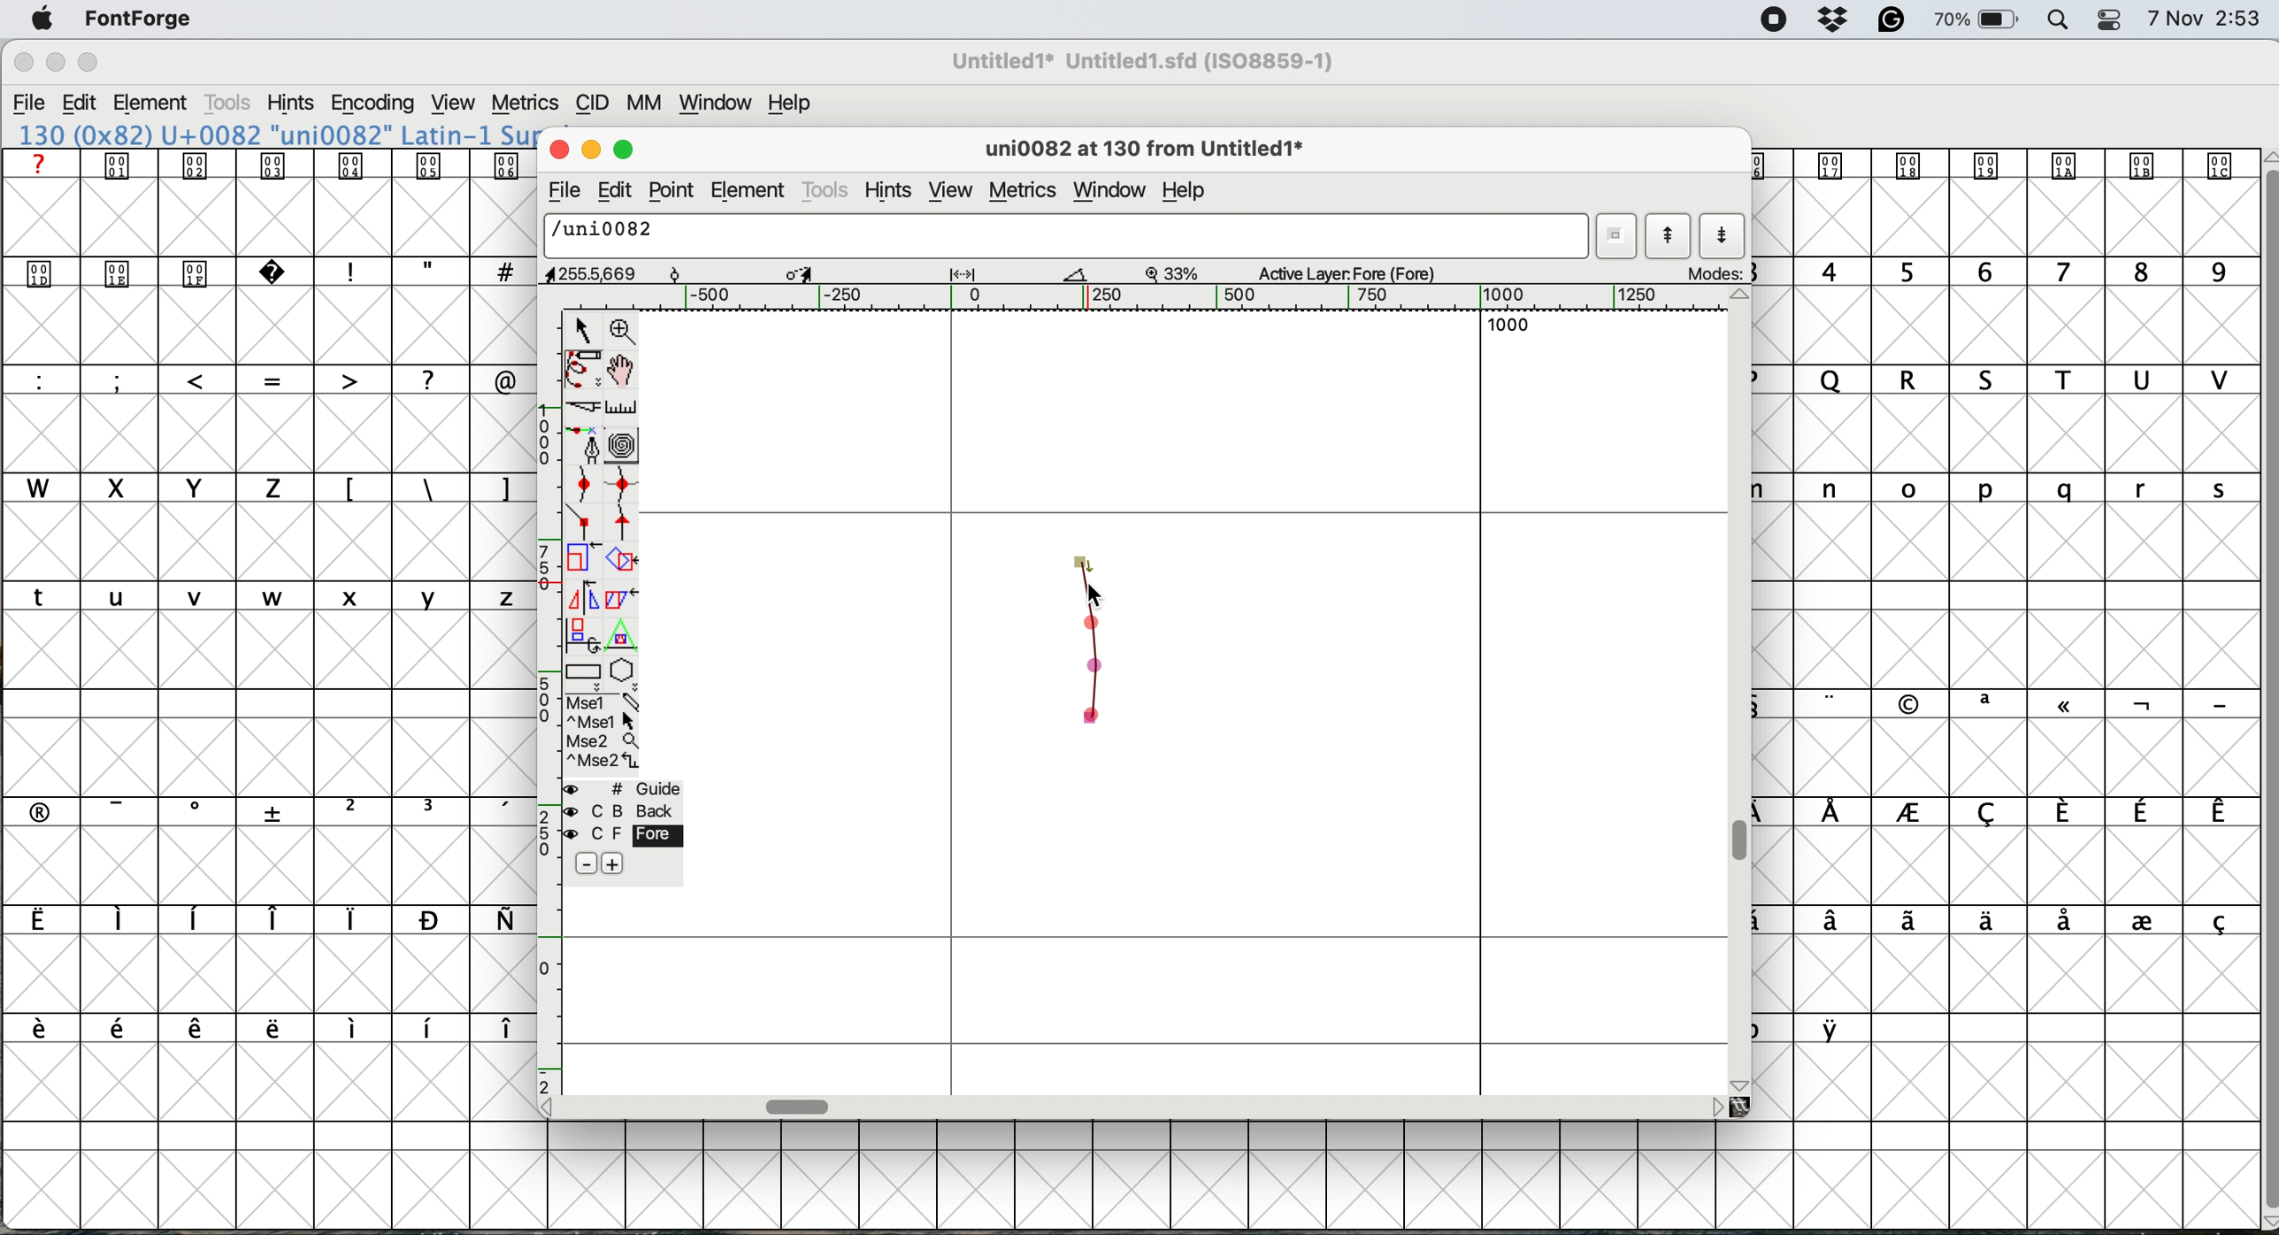 This screenshot has height=1235, width=2279. What do you see at coordinates (627, 488) in the screenshot?
I see `add a curve point horizontally or vertically` at bounding box center [627, 488].